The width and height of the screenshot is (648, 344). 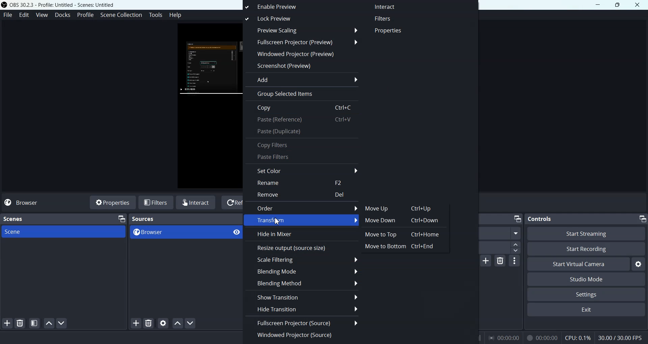 What do you see at coordinates (14, 219) in the screenshot?
I see `Scenes` at bounding box center [14, 219].